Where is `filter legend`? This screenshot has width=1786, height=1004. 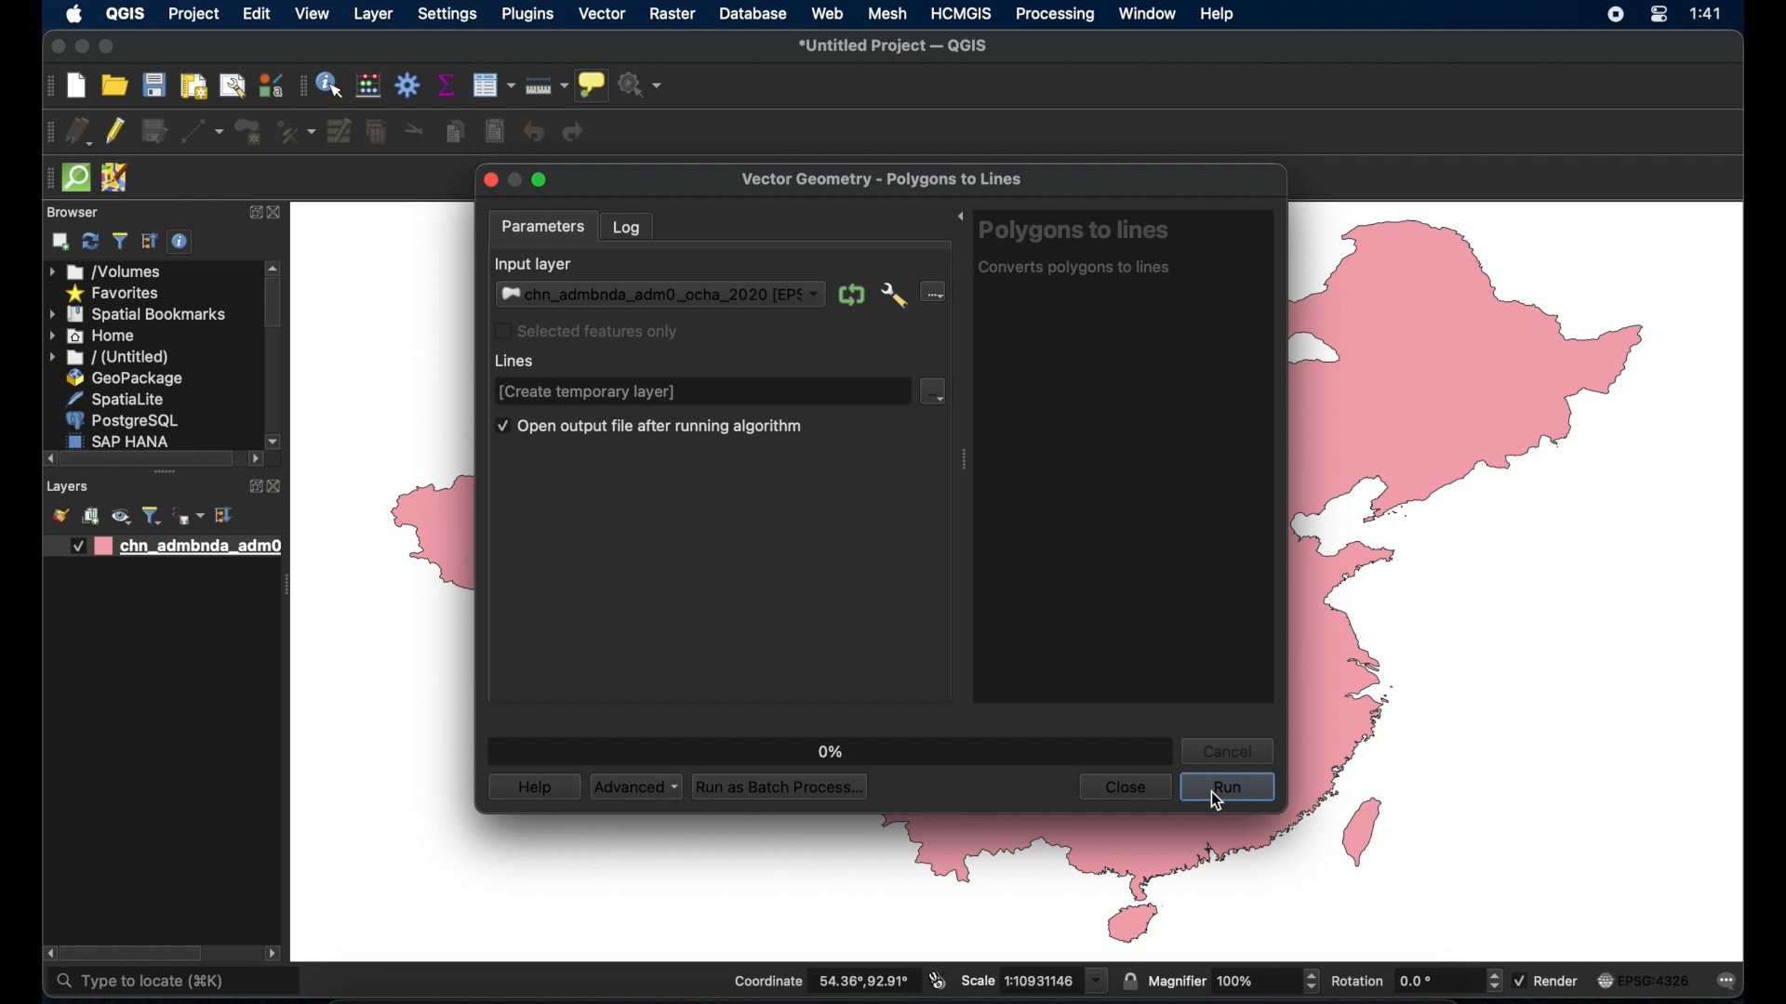
filter legend is located at coordinates (153, 515).